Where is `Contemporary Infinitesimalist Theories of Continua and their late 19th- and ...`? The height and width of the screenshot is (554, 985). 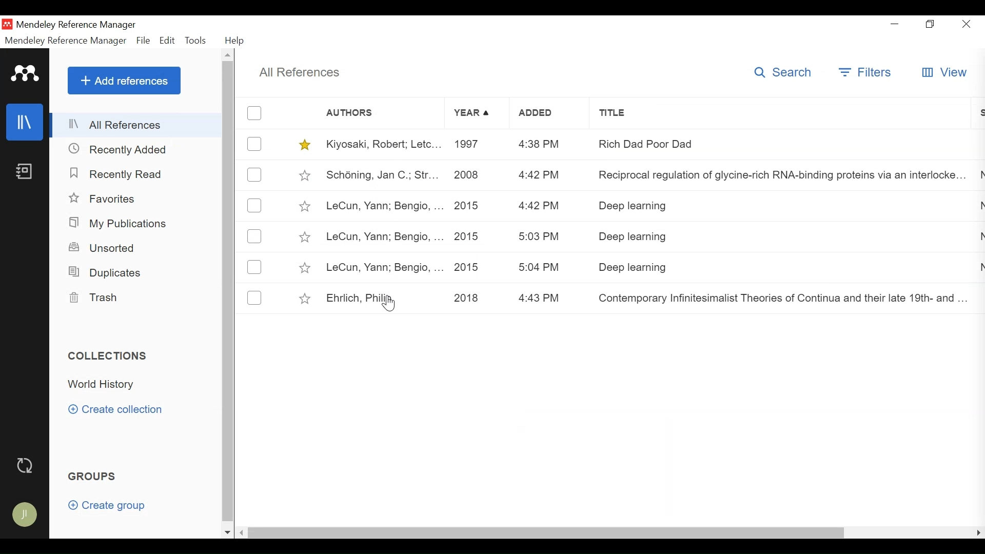 Contemporary Infinitesimalist Theories of Continua and their late 19th- and ... is located at coordinates (786, 299).